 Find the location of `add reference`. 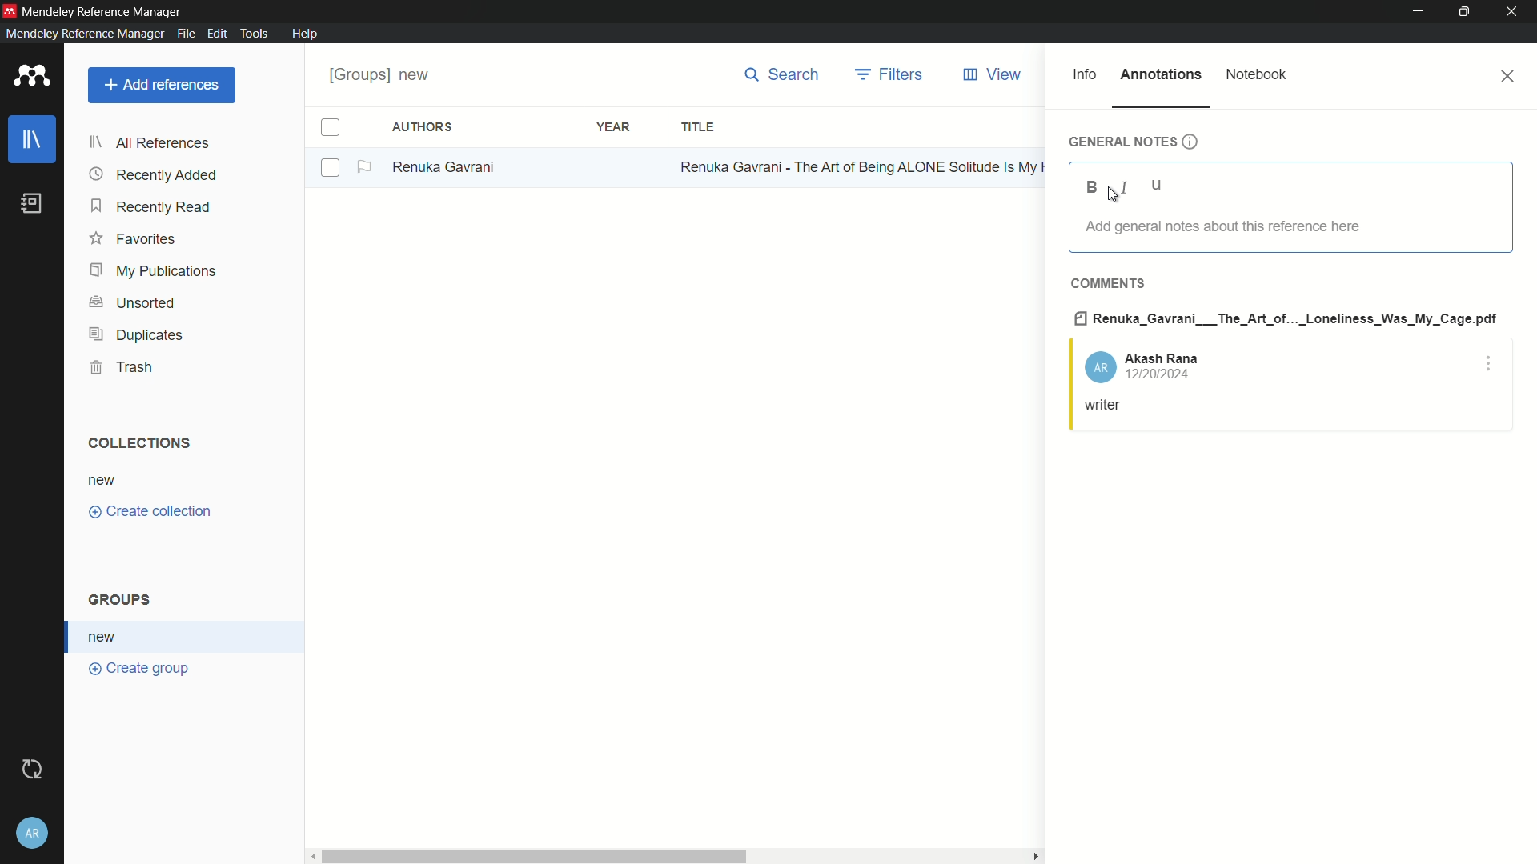

add reference is located at coordinates (163, 85).